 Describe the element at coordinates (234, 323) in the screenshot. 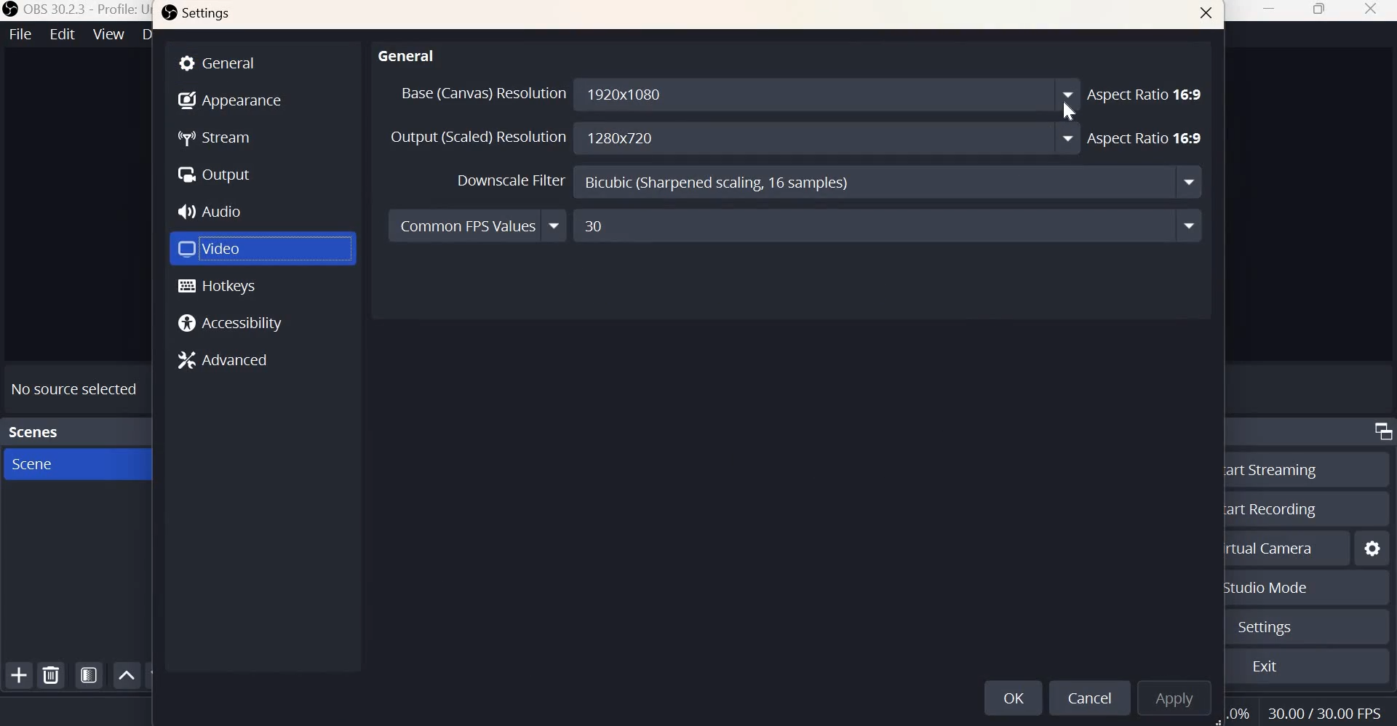

I see `Accessibility` at that location.